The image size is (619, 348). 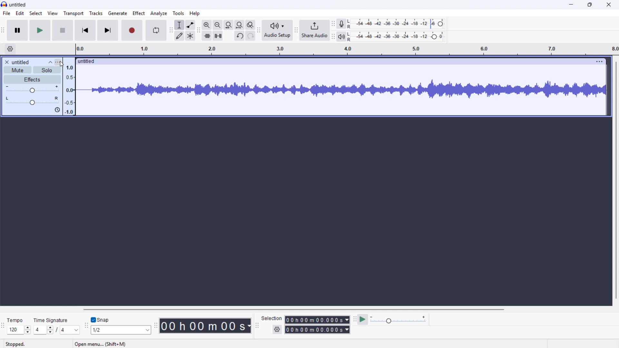 What do you see at coordinates (15, 344) in the screenshot?
I see `Status: stopped` at bounding box center [15, 344].